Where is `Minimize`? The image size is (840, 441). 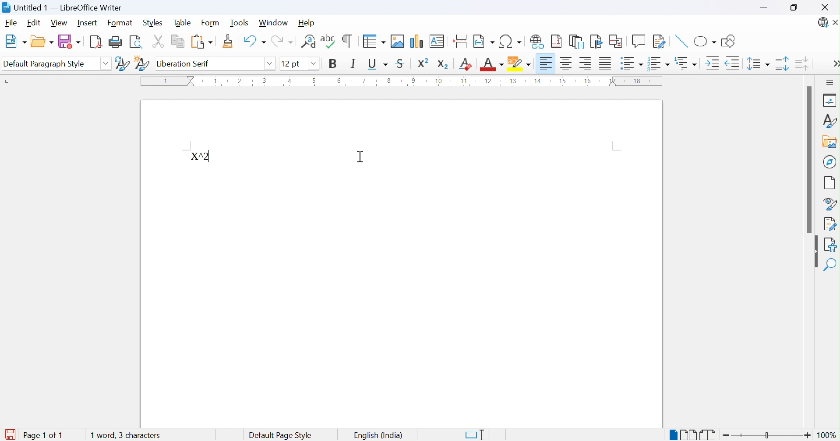
Minimize is located at coordinates (764, 8).